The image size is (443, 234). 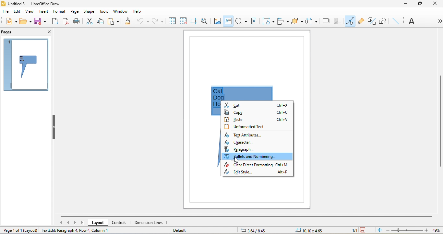 I want to click on format, so click(x=59, y=12).